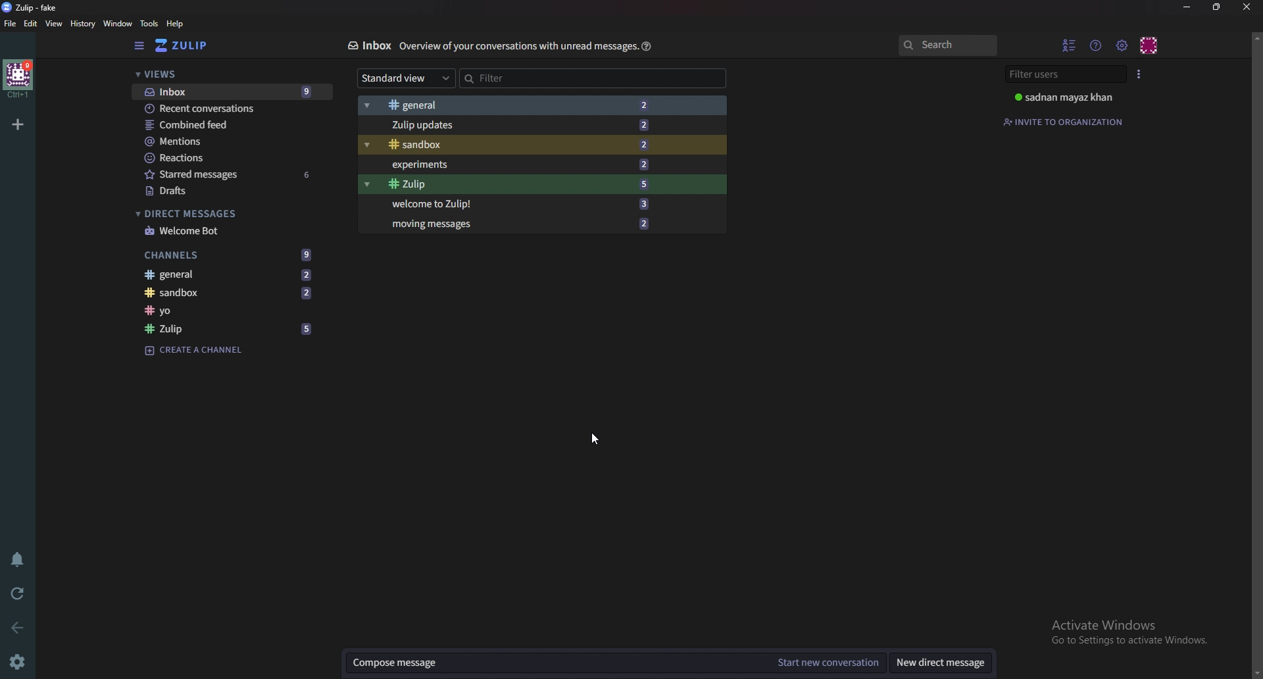 This screenshot has width=1263, height=679. What do you see at coordinates (17, 125) in the screenshot?
I see `Add organization` at bounding box center [17, 125].